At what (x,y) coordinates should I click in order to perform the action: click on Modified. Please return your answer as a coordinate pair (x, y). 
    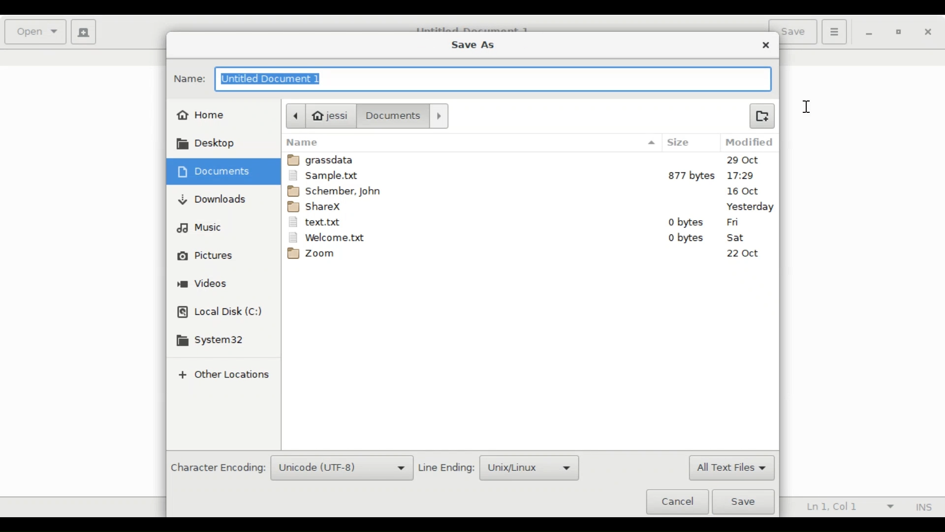
    Looking at the image, I should click on (751, 142).